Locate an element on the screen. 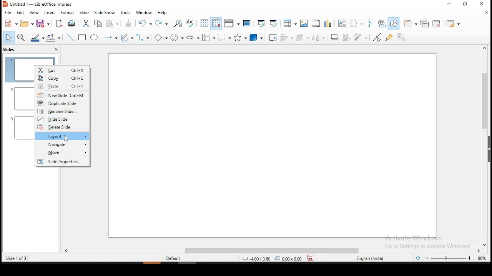 The image size is (492, 276). duplicate slide is located at coordinates (63, 103).